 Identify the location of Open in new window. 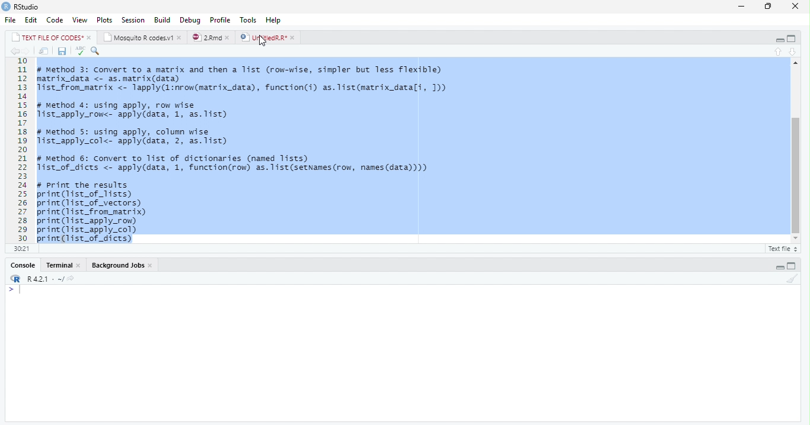
(44, 51).